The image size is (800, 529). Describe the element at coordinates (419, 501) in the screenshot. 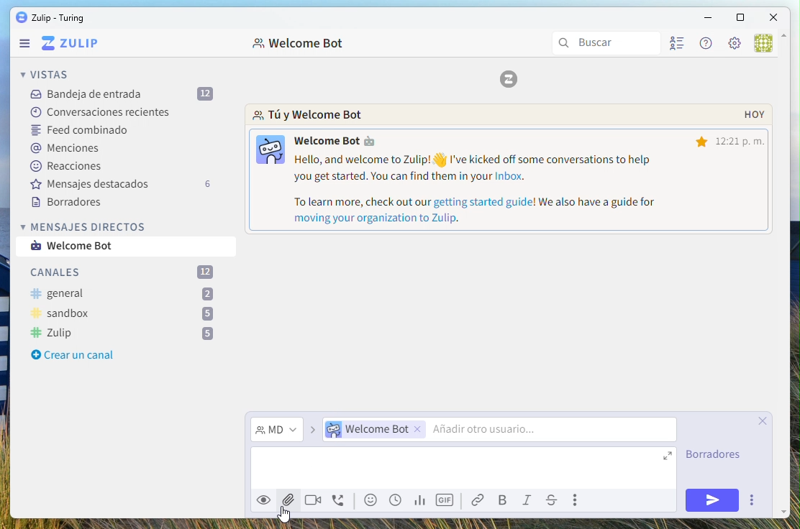

I see `stats` at that location.